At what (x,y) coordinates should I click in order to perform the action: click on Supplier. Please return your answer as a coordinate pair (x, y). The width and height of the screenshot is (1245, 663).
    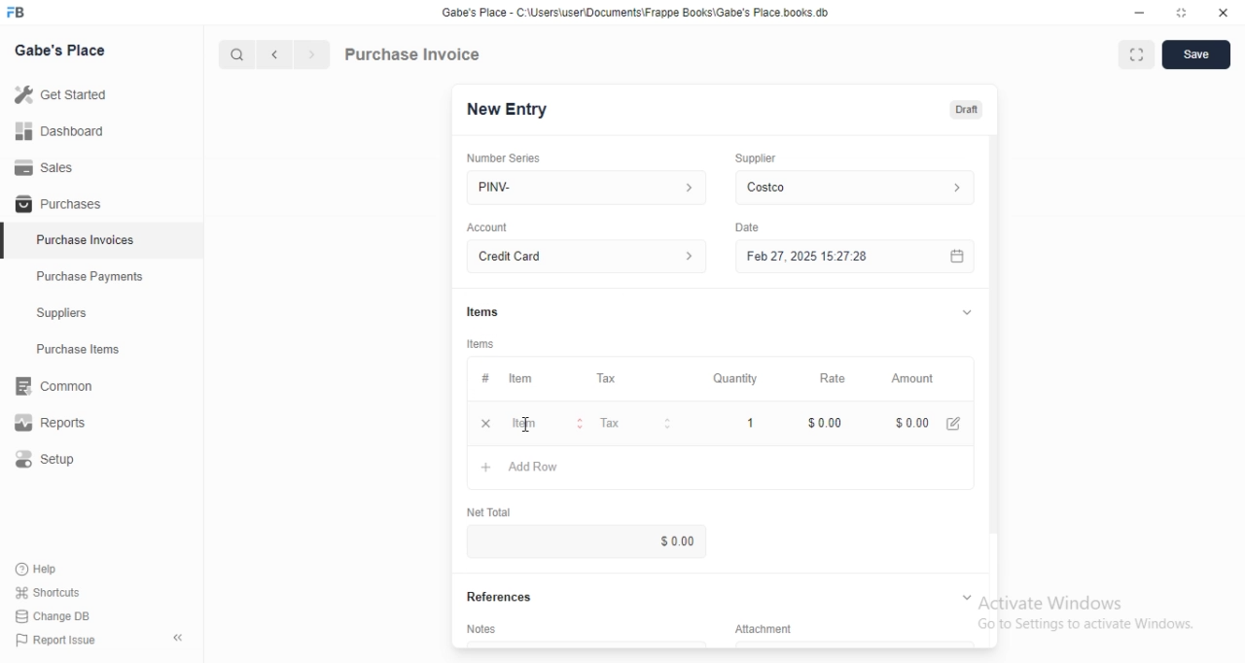
    Looking at the image, I should click on (756, 158).